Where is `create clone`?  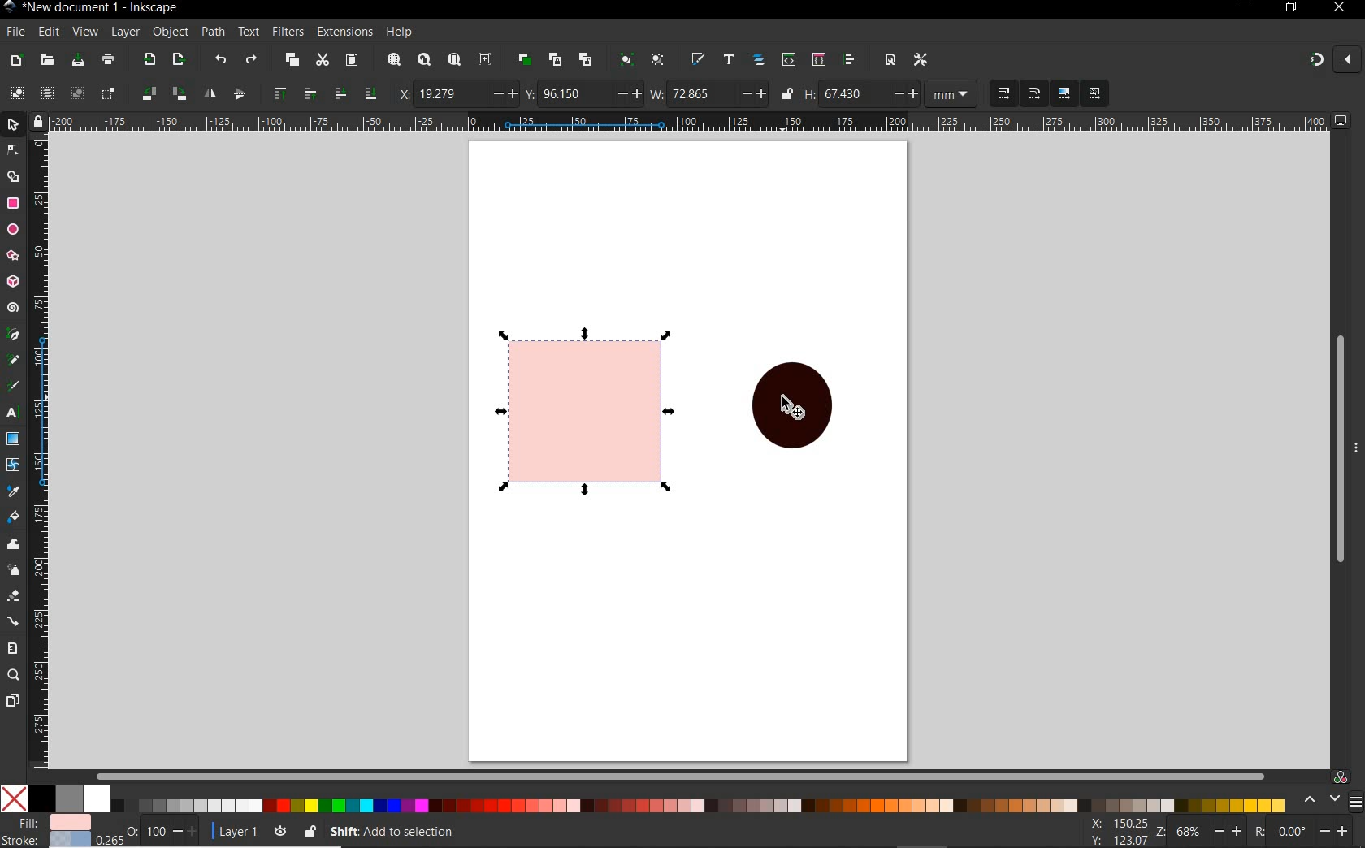
create clone is located at coordinates (556, 59).